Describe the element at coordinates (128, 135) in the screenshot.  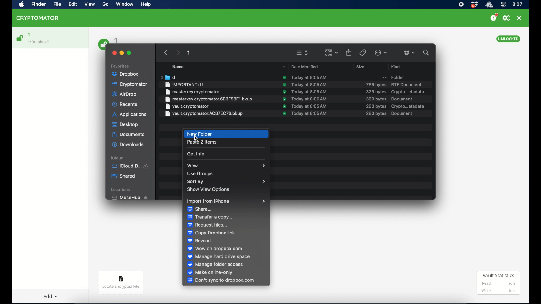
I see `documents` at that location.